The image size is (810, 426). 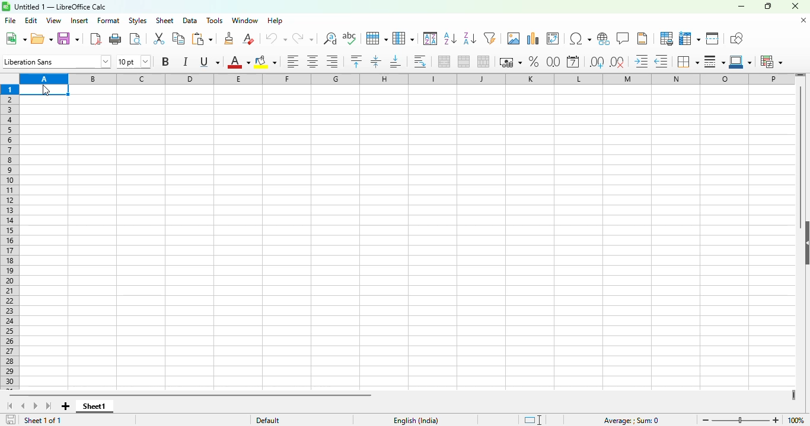 I want to click on cut, so click(x=160, y=38).